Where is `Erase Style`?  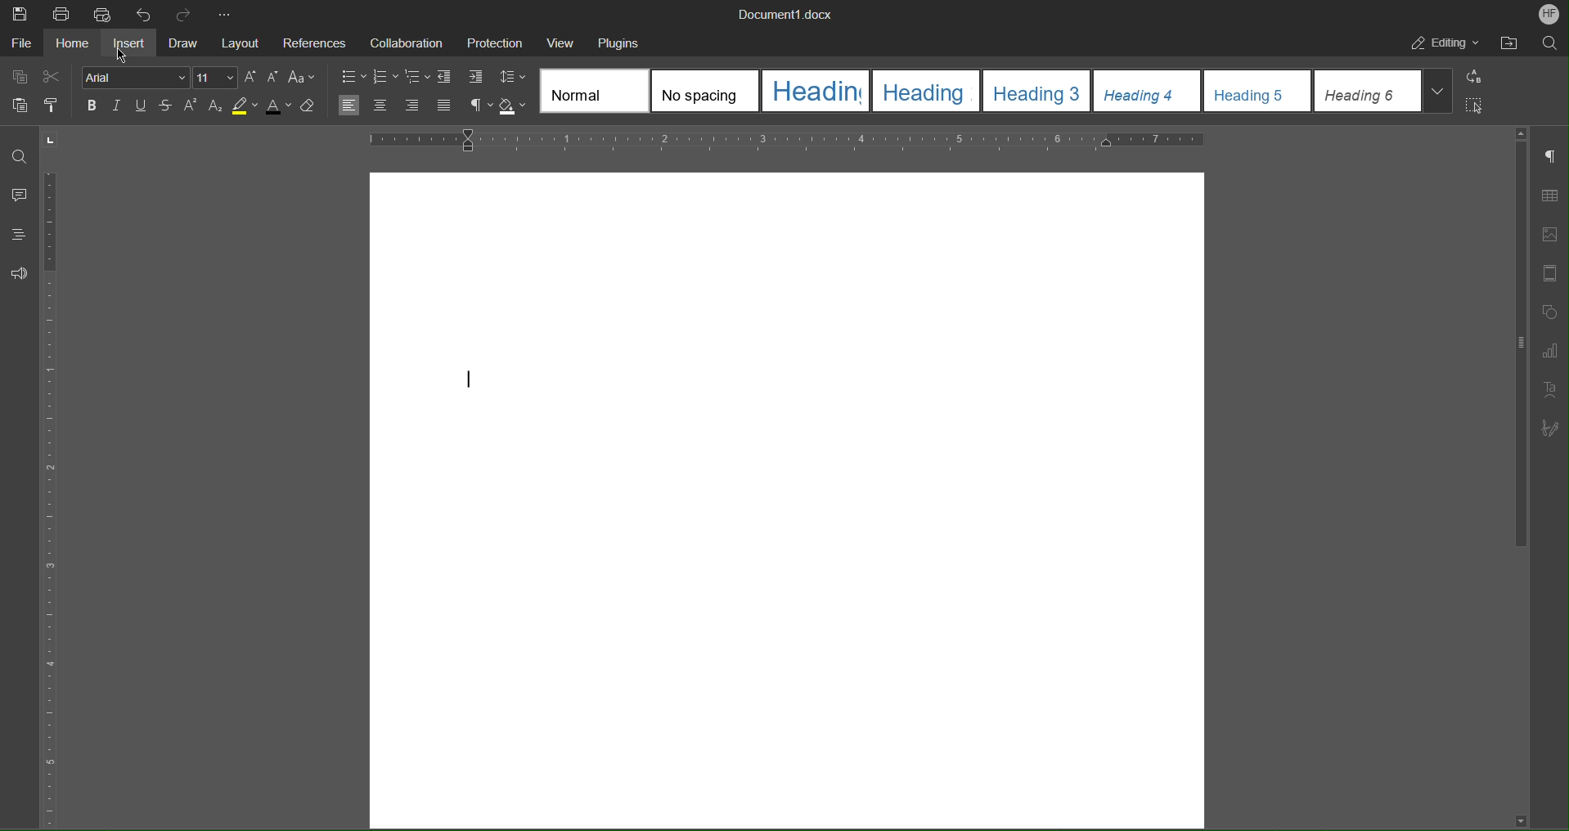 Erase Style is located at coordinates (314, 108).